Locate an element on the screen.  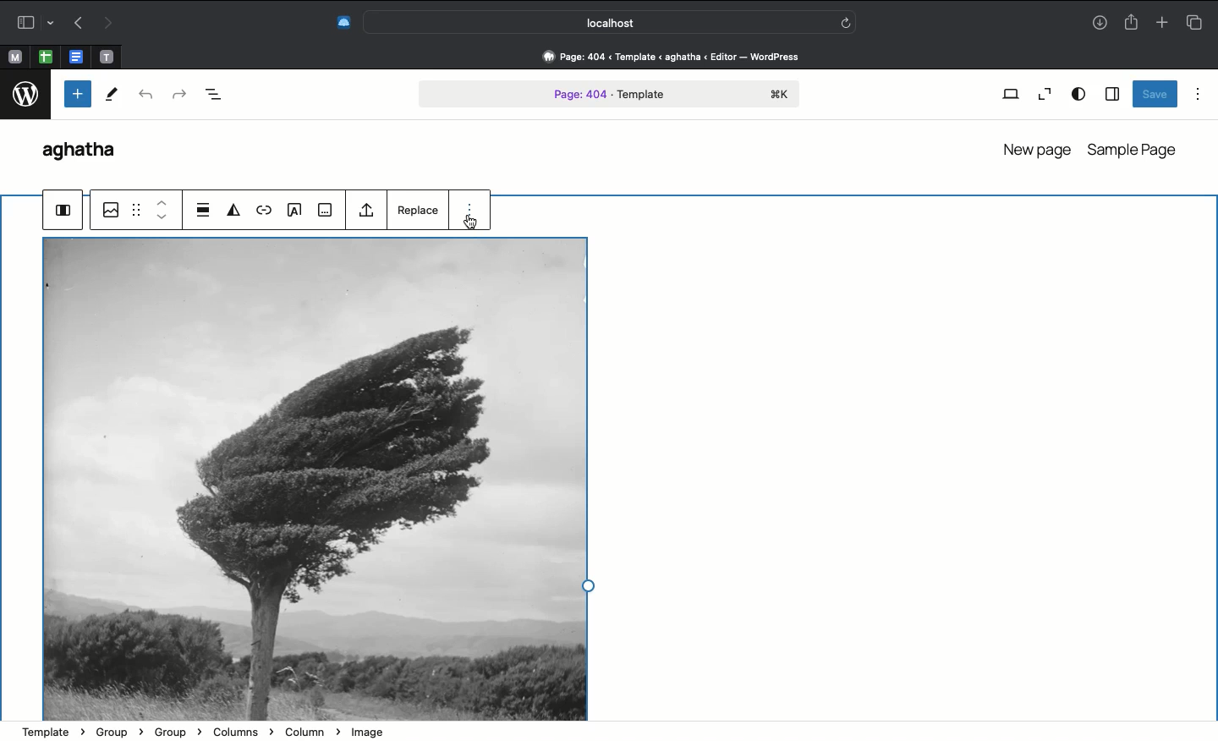
Downlaods is located at coordinates (1100, 25).